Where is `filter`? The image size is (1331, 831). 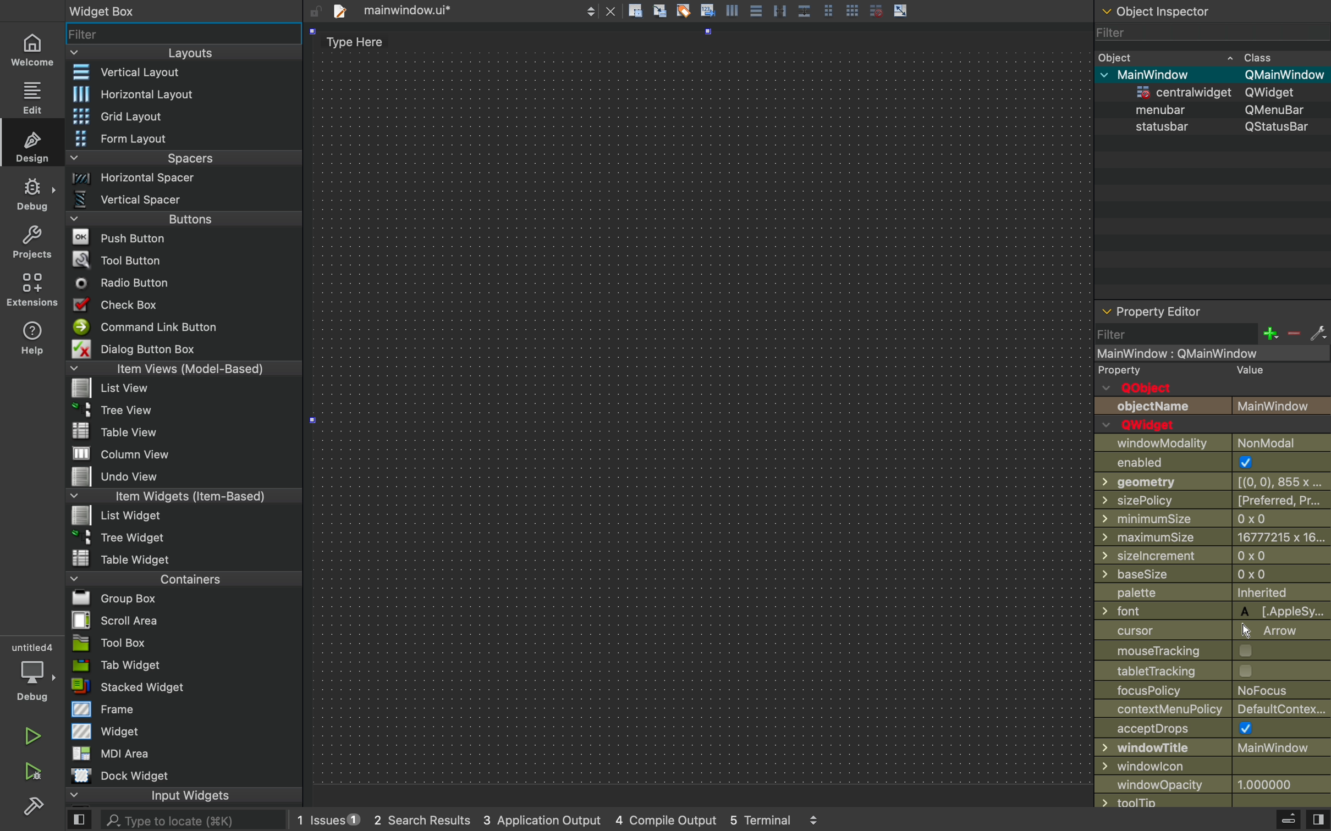 filter is located at coordinates (1213, 334).